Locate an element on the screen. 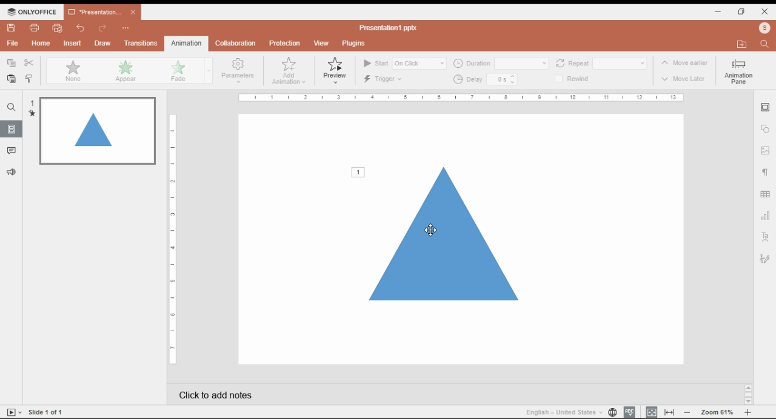  undo is located at coordinates (80, 28).